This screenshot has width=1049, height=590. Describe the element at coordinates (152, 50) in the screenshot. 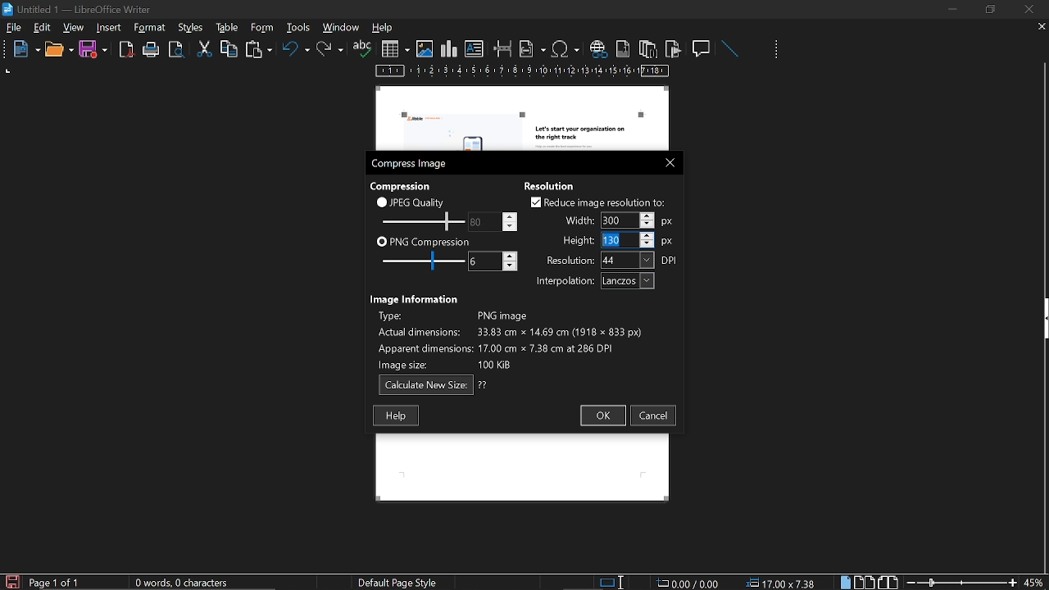

I see `print` at that location.